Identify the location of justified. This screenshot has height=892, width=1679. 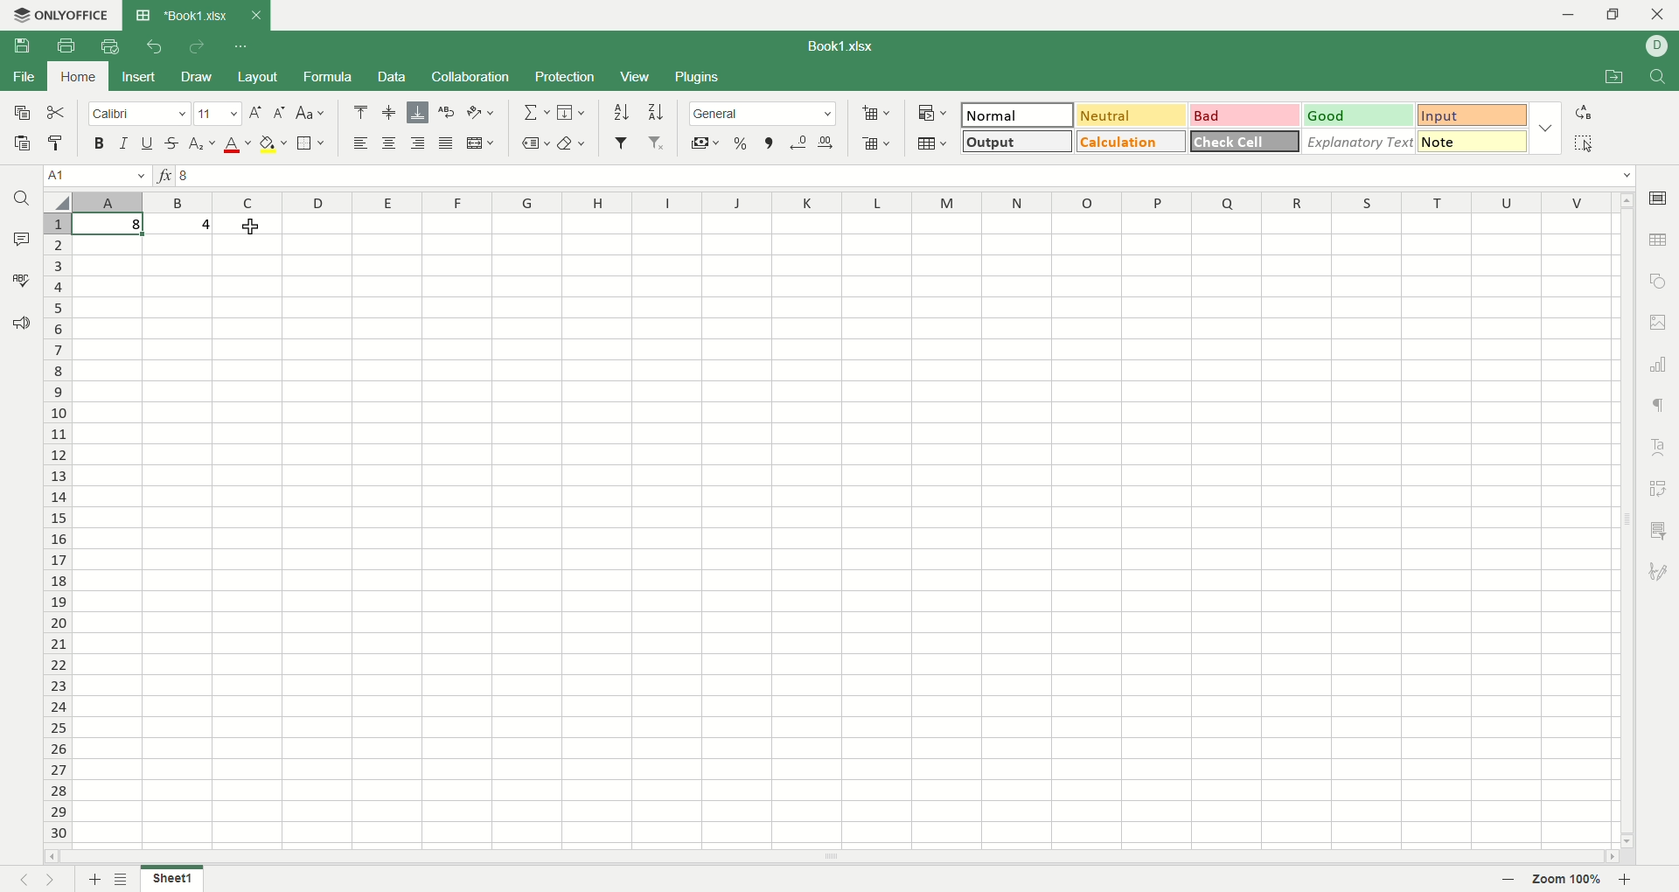
(448, 143).